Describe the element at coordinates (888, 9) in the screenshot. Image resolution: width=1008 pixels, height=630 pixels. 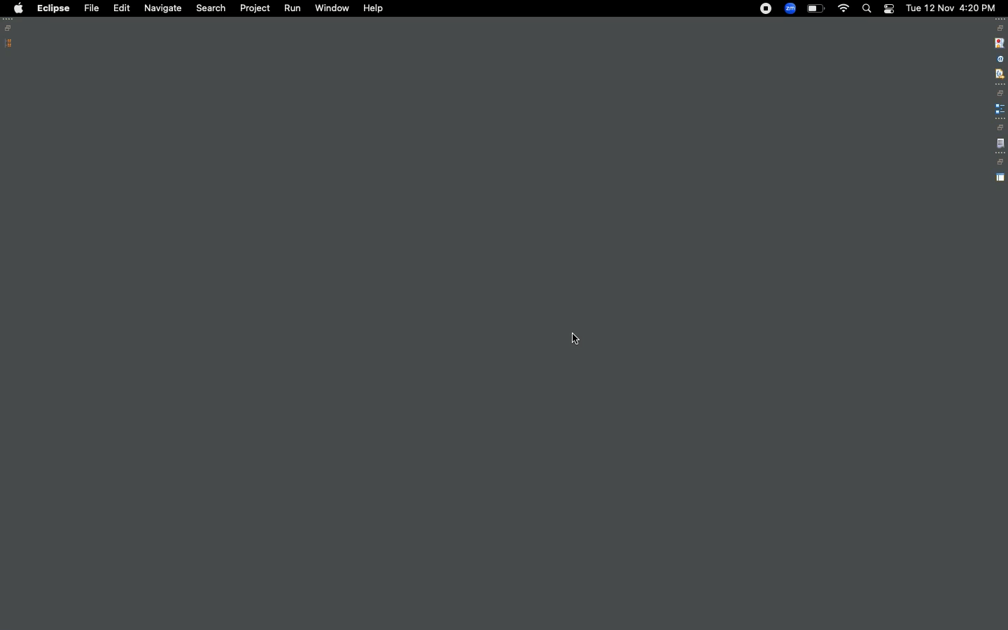
I see `Notification` at that location.